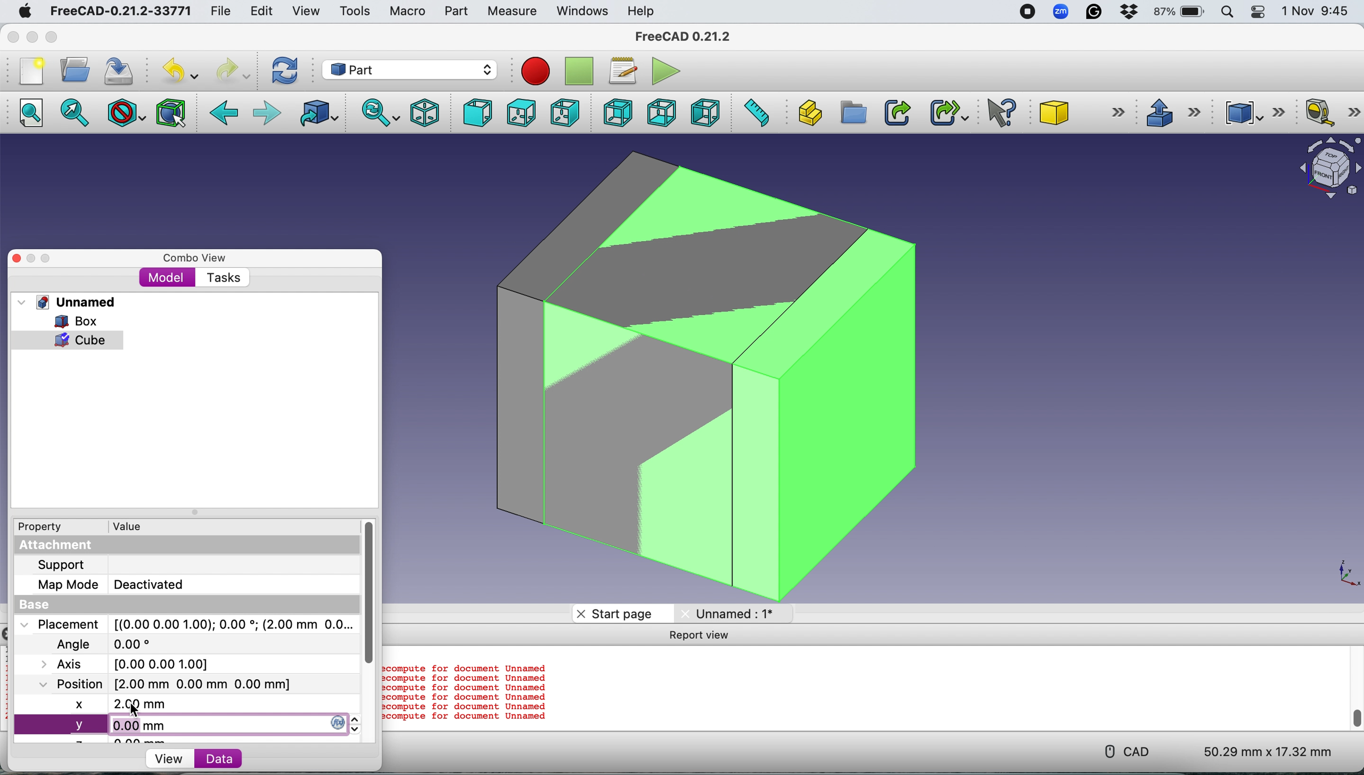 The image size is (1364, 775). Describe the element at coordinates (371, 592) in the screenshot. I see `vertical scroll bar` at that location.